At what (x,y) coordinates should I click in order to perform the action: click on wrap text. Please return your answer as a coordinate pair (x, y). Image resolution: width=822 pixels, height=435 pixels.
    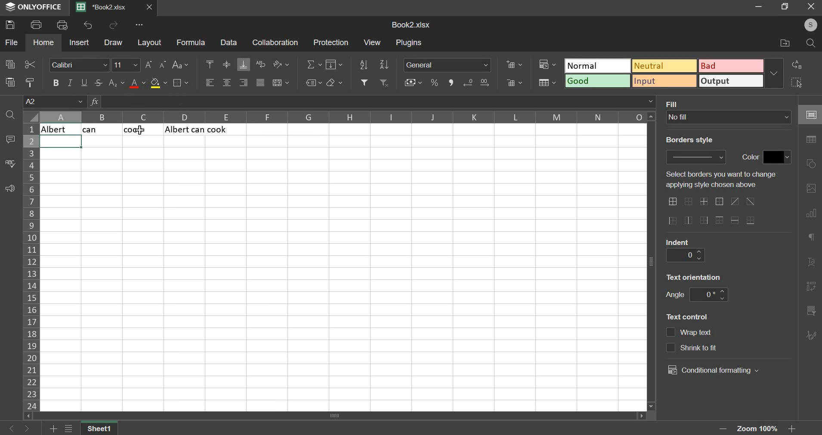
    Looking at the image, I should click on (262, 63).